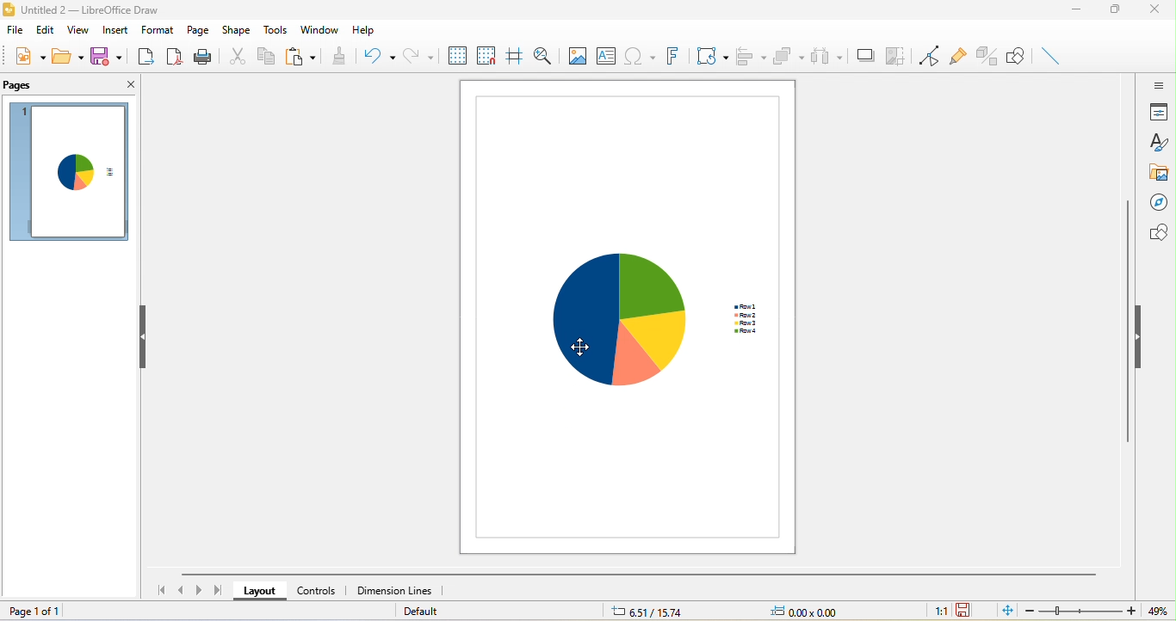 The width and height of the screenshot is (1176, 621). I want to click on helplines while moving, so click(516, 55).